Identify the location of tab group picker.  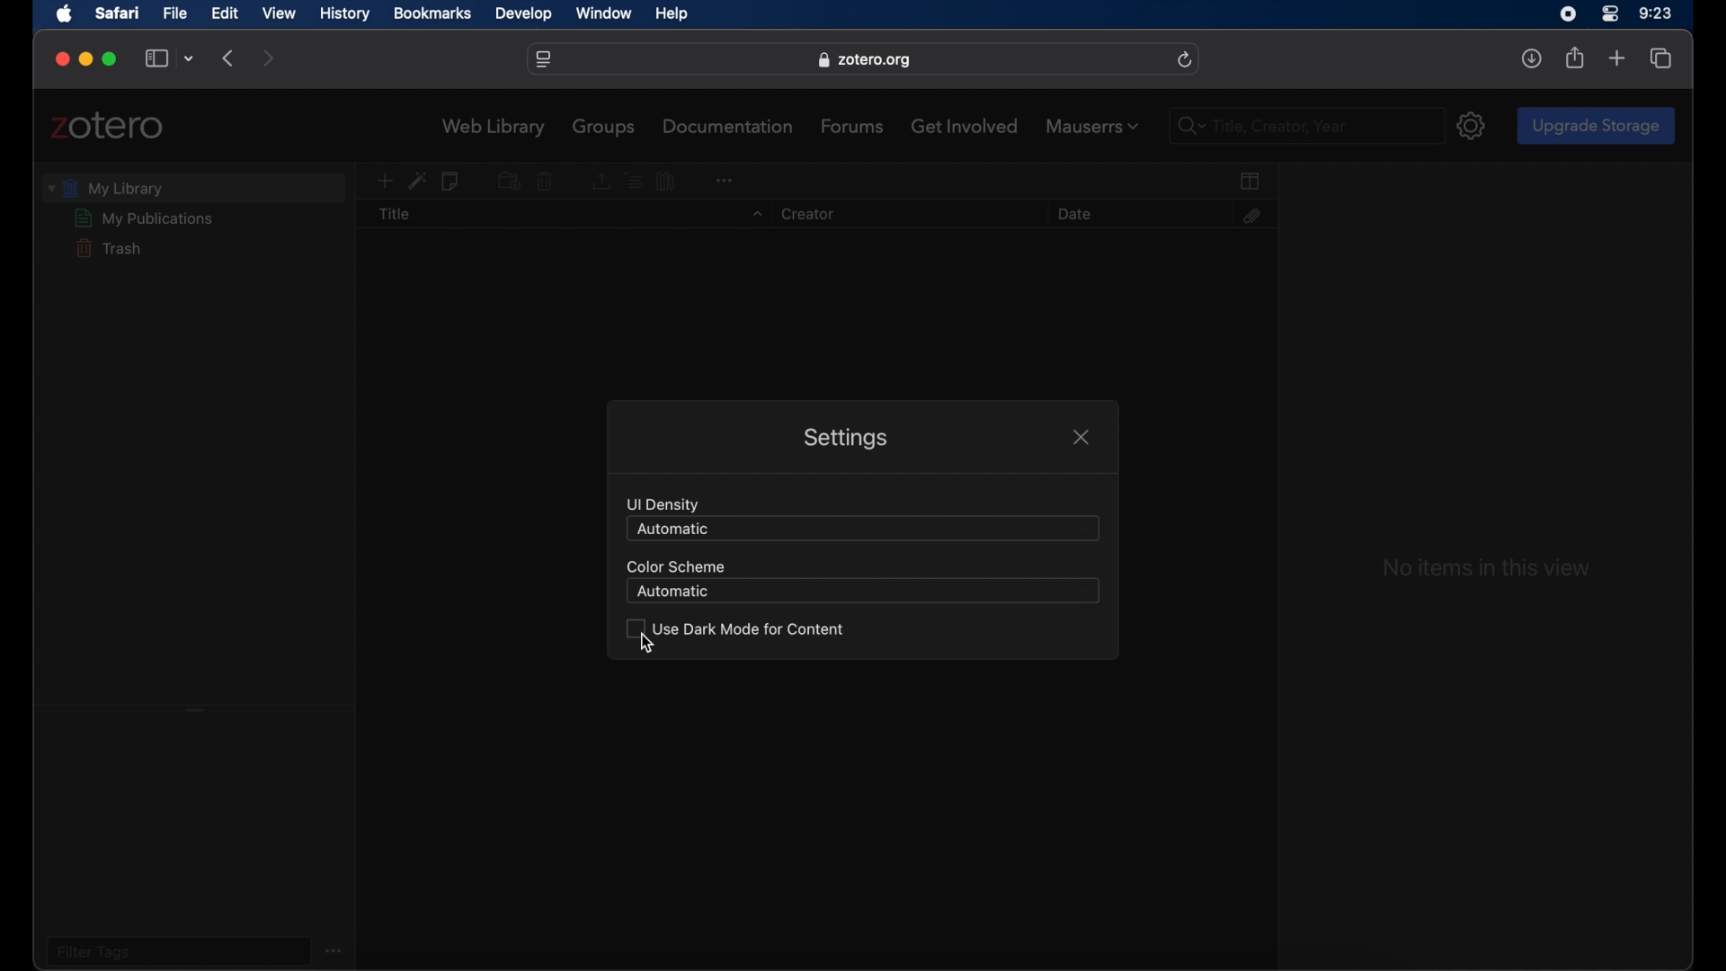
(191, 59).